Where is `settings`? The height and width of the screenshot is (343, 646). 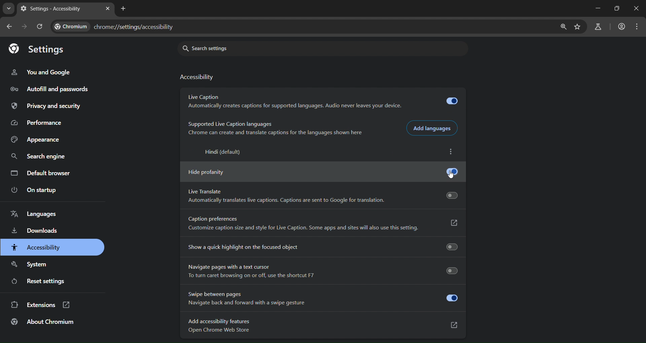
settings is located at coordinates (39, 50).